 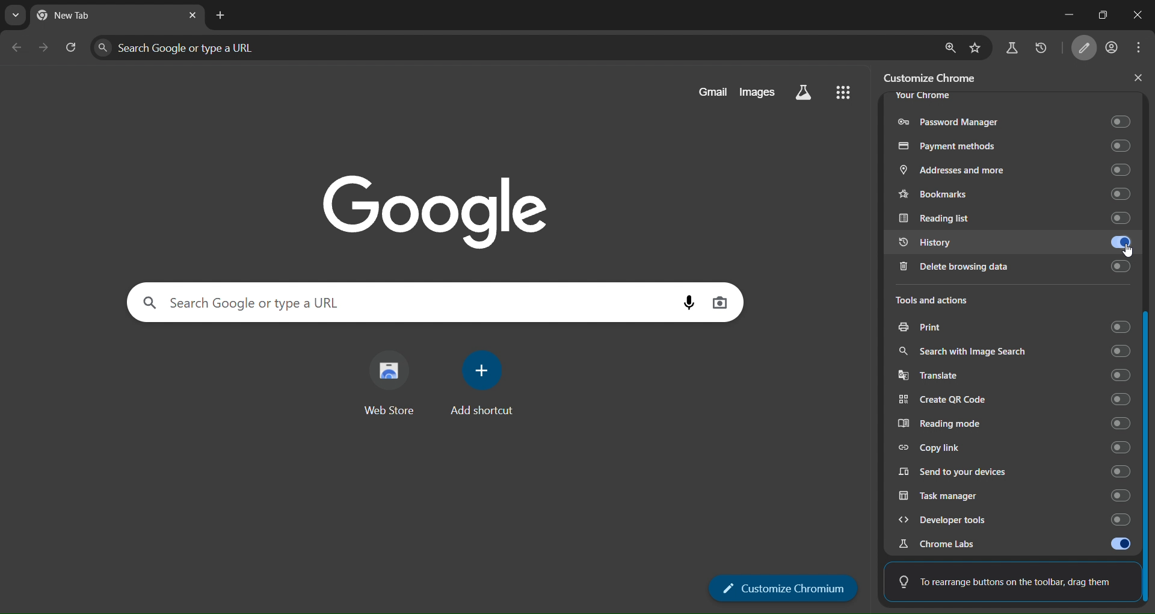 I want to click on image search, so click(x=719, y=302).